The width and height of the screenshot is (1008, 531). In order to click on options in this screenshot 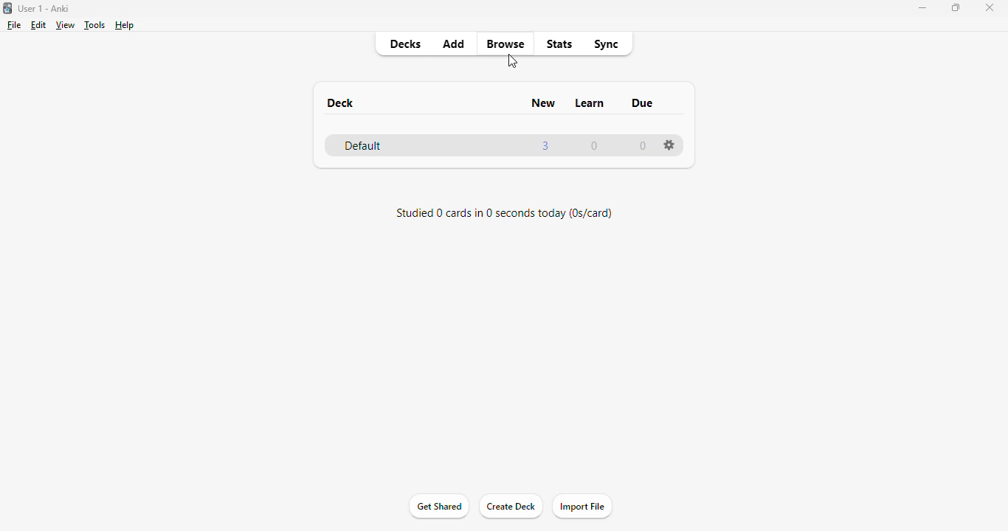, I will do `click(669, 145)`.